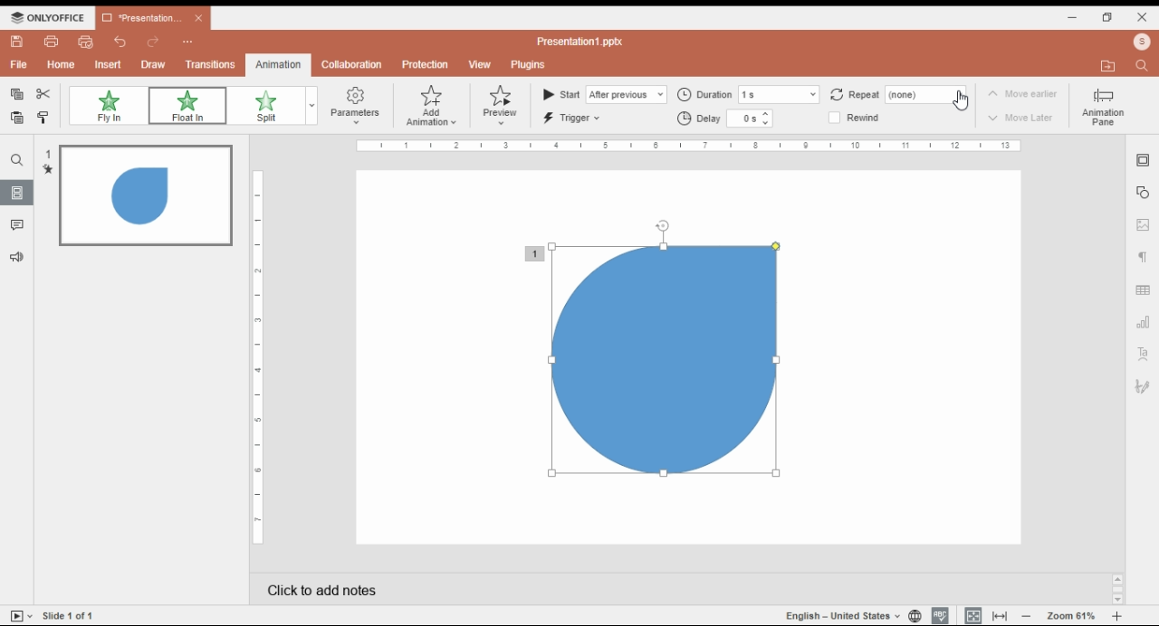 The width and height of the screenshot is (1159, 626). I want to click on cut, so click(45, 94).